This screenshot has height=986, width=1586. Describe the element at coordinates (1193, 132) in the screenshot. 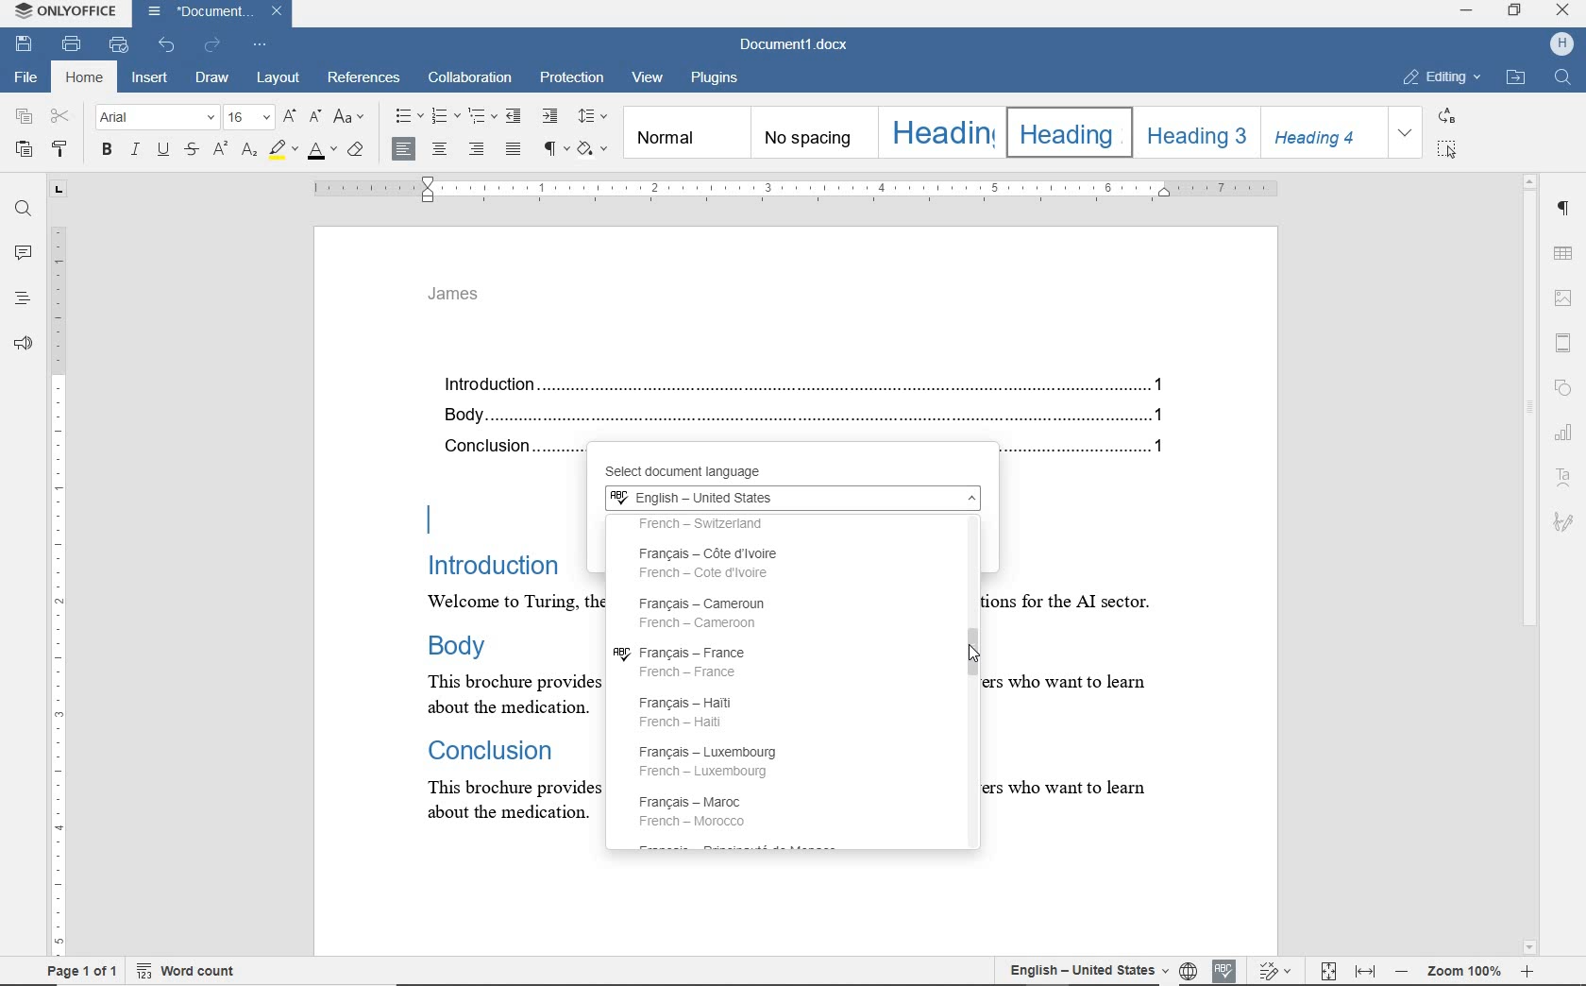

I see `Heading 3` at that location.